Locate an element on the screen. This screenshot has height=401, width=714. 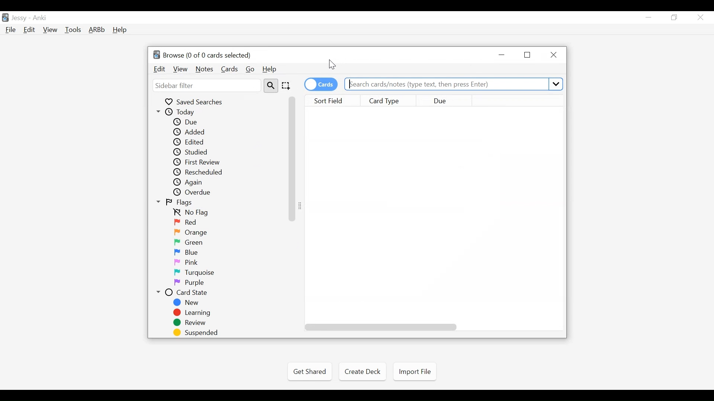
Overdue is located at coordinates (195, 193).